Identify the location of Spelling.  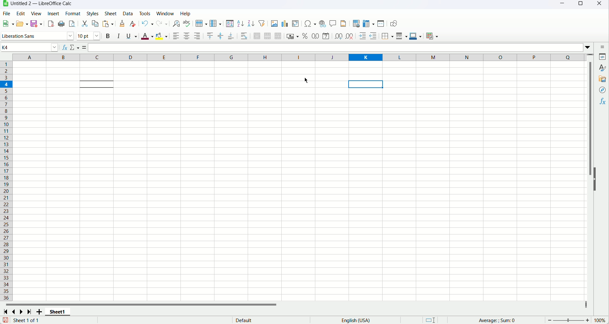
(187, 24).